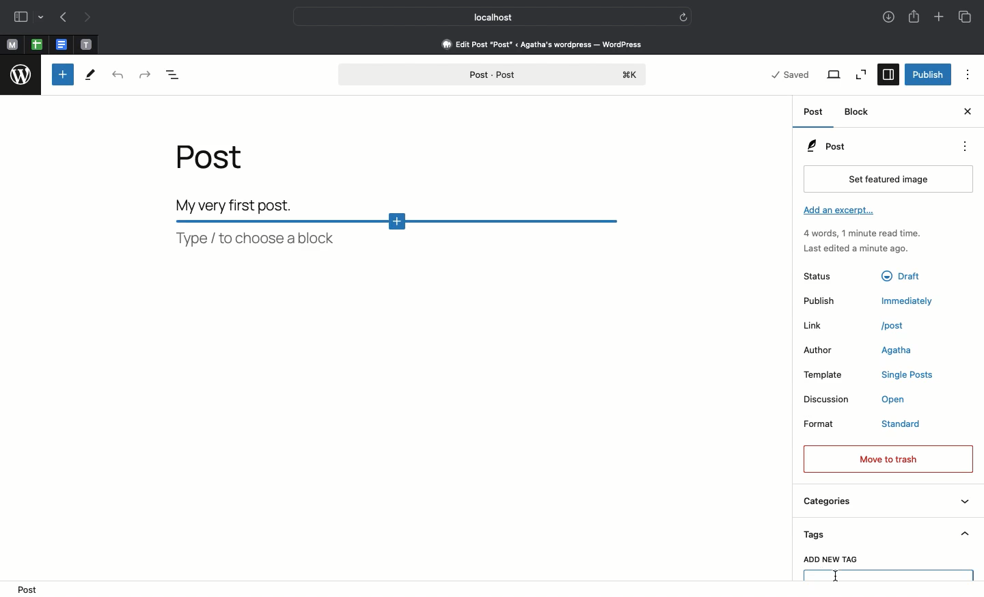 The height and width of the screenshot is (597, 984). I want to click on Status, so click(822, 277).